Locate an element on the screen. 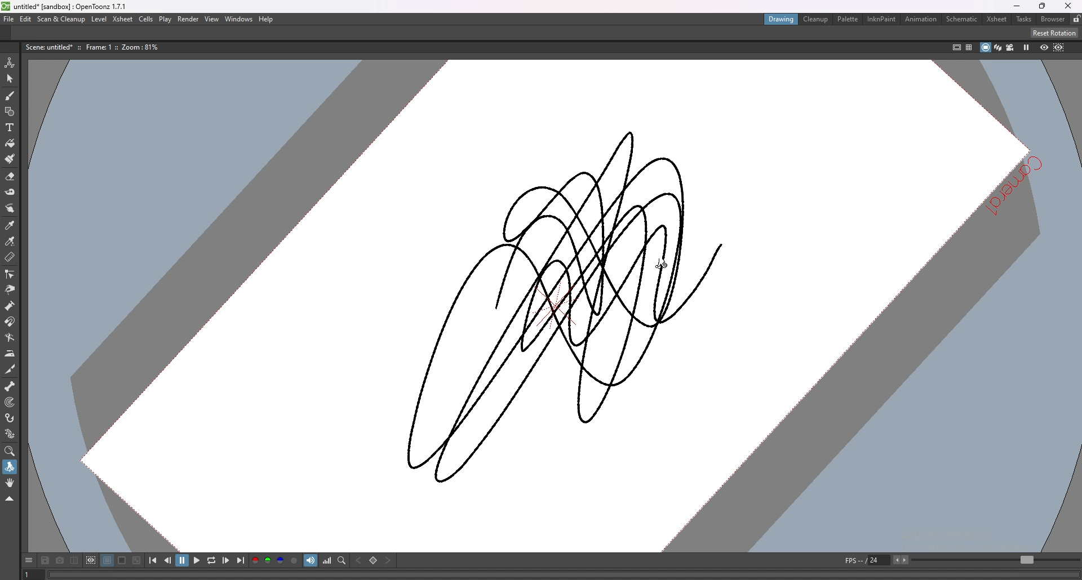  hand is located at coordinates (10, 483).